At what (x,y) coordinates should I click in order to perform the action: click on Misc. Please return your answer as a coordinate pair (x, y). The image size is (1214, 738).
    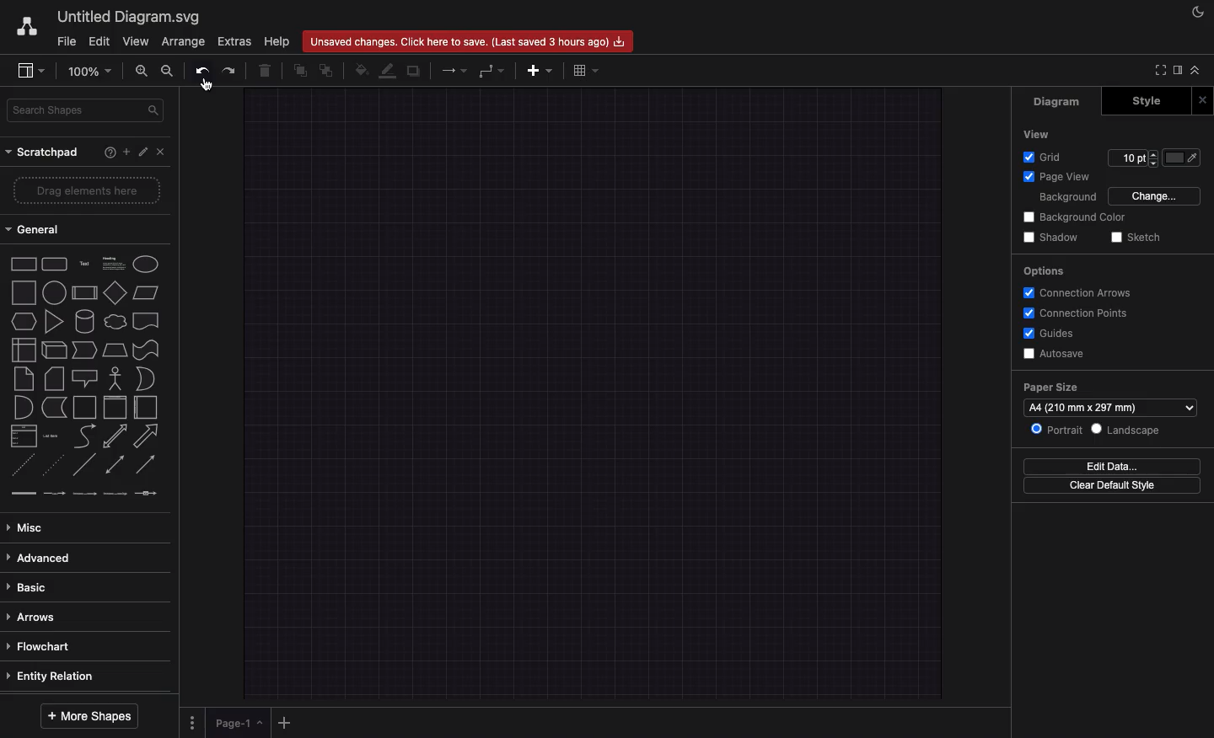
    Looking at the image, I should click on (34, 527).